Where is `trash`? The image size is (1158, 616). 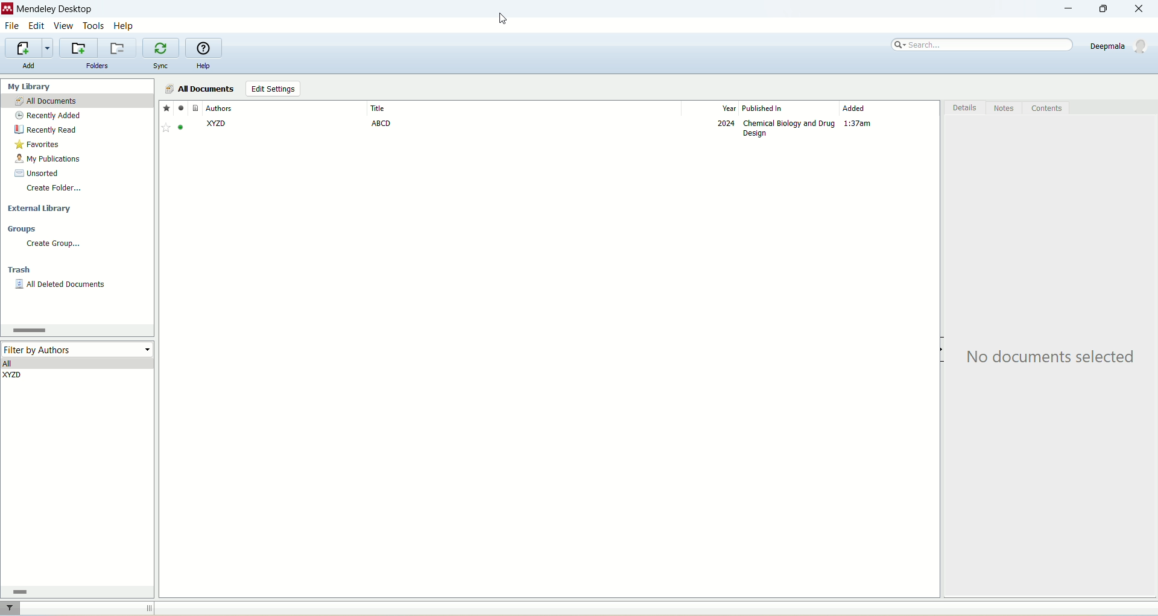
trash is located at coordinates (20, 270).